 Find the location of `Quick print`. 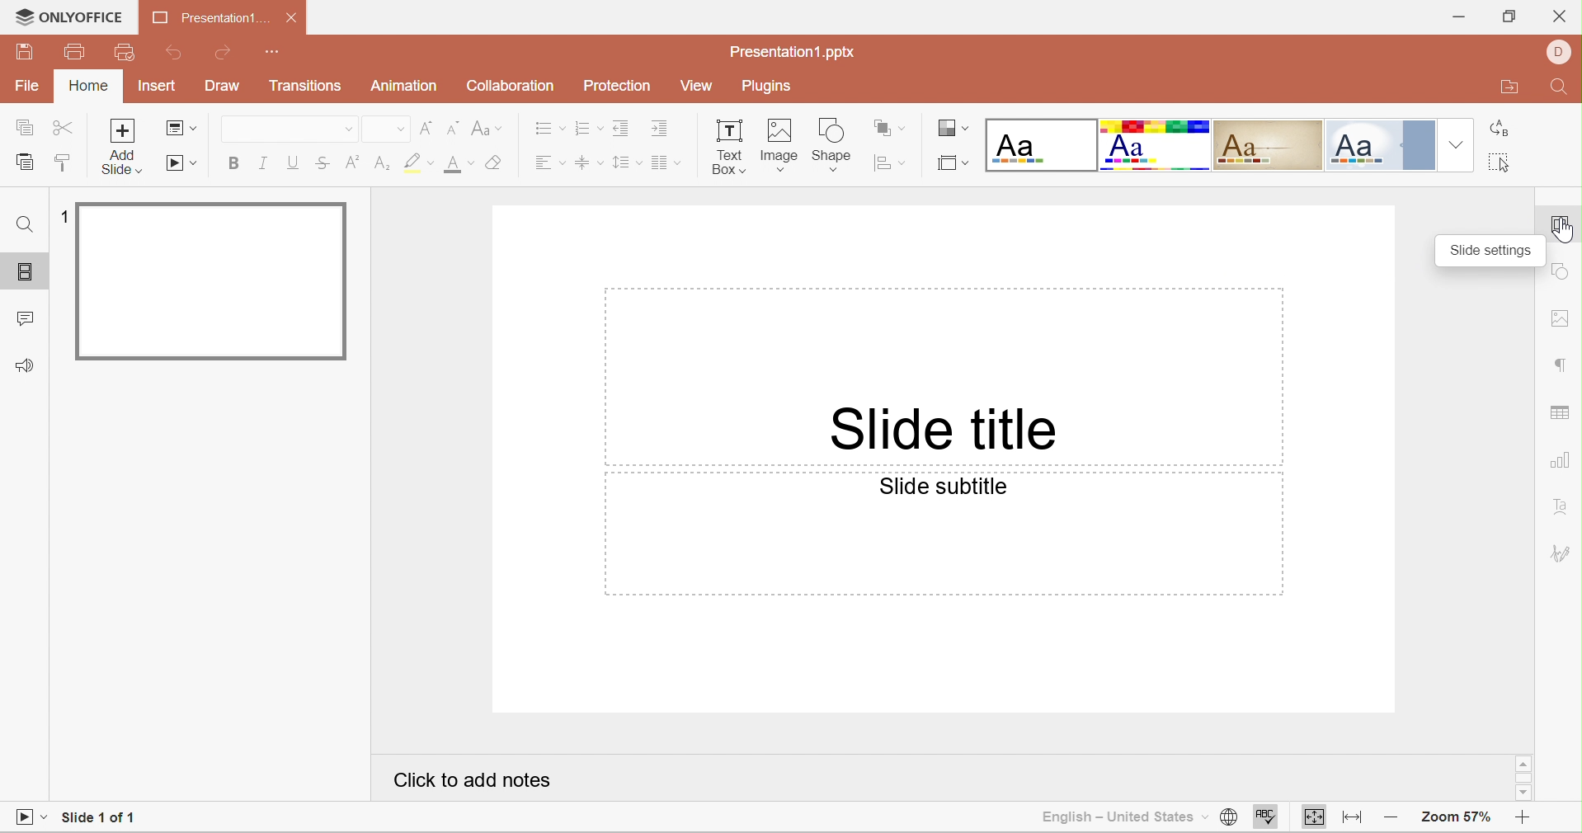

Quick print is located at coordinates (122, 52).